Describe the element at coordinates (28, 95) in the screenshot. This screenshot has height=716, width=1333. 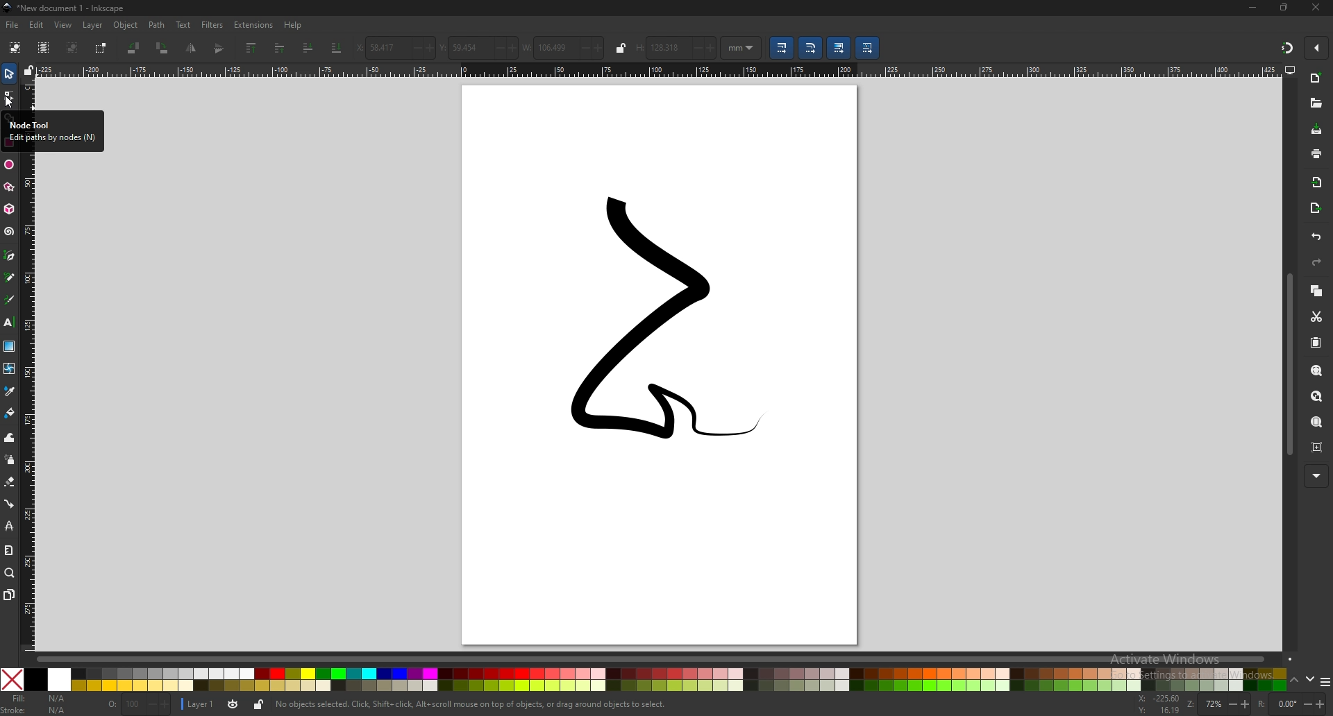
I see `vertical scale` at that location.